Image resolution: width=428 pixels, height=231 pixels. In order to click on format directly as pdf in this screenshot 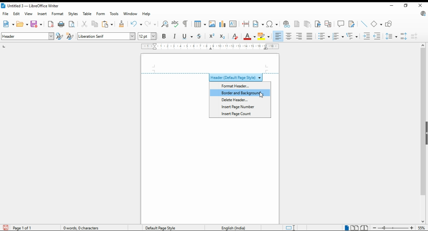, I will do `click(51, 24)`.